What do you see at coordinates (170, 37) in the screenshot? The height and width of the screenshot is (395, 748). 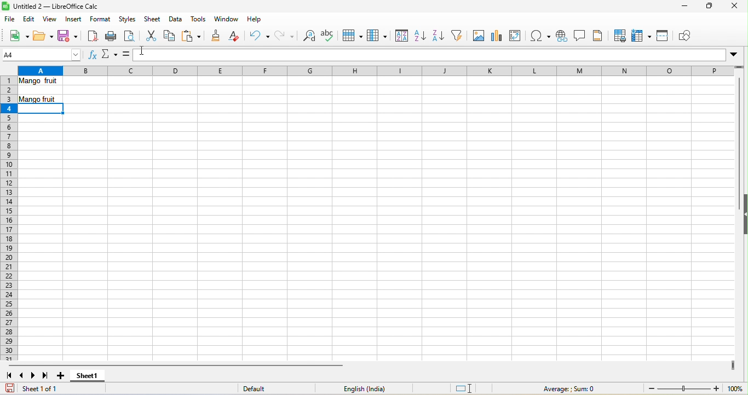 I see `copy` at bounding box center [170, 37].